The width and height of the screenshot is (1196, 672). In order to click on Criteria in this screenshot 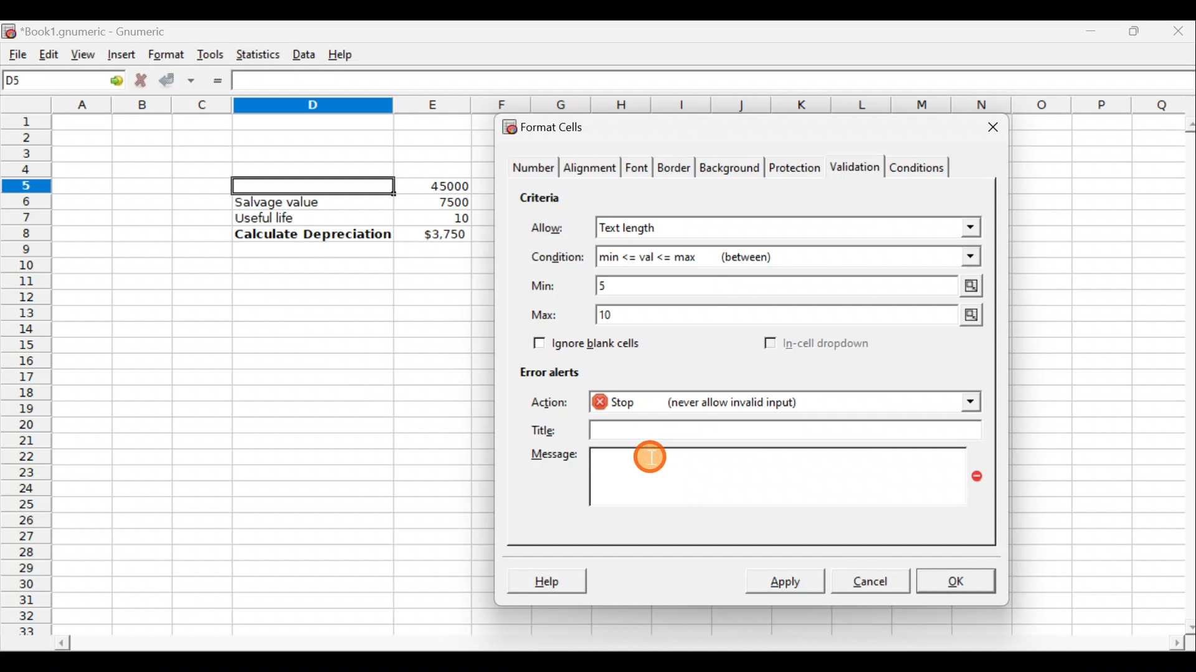, I will do `click(544, 195)`.